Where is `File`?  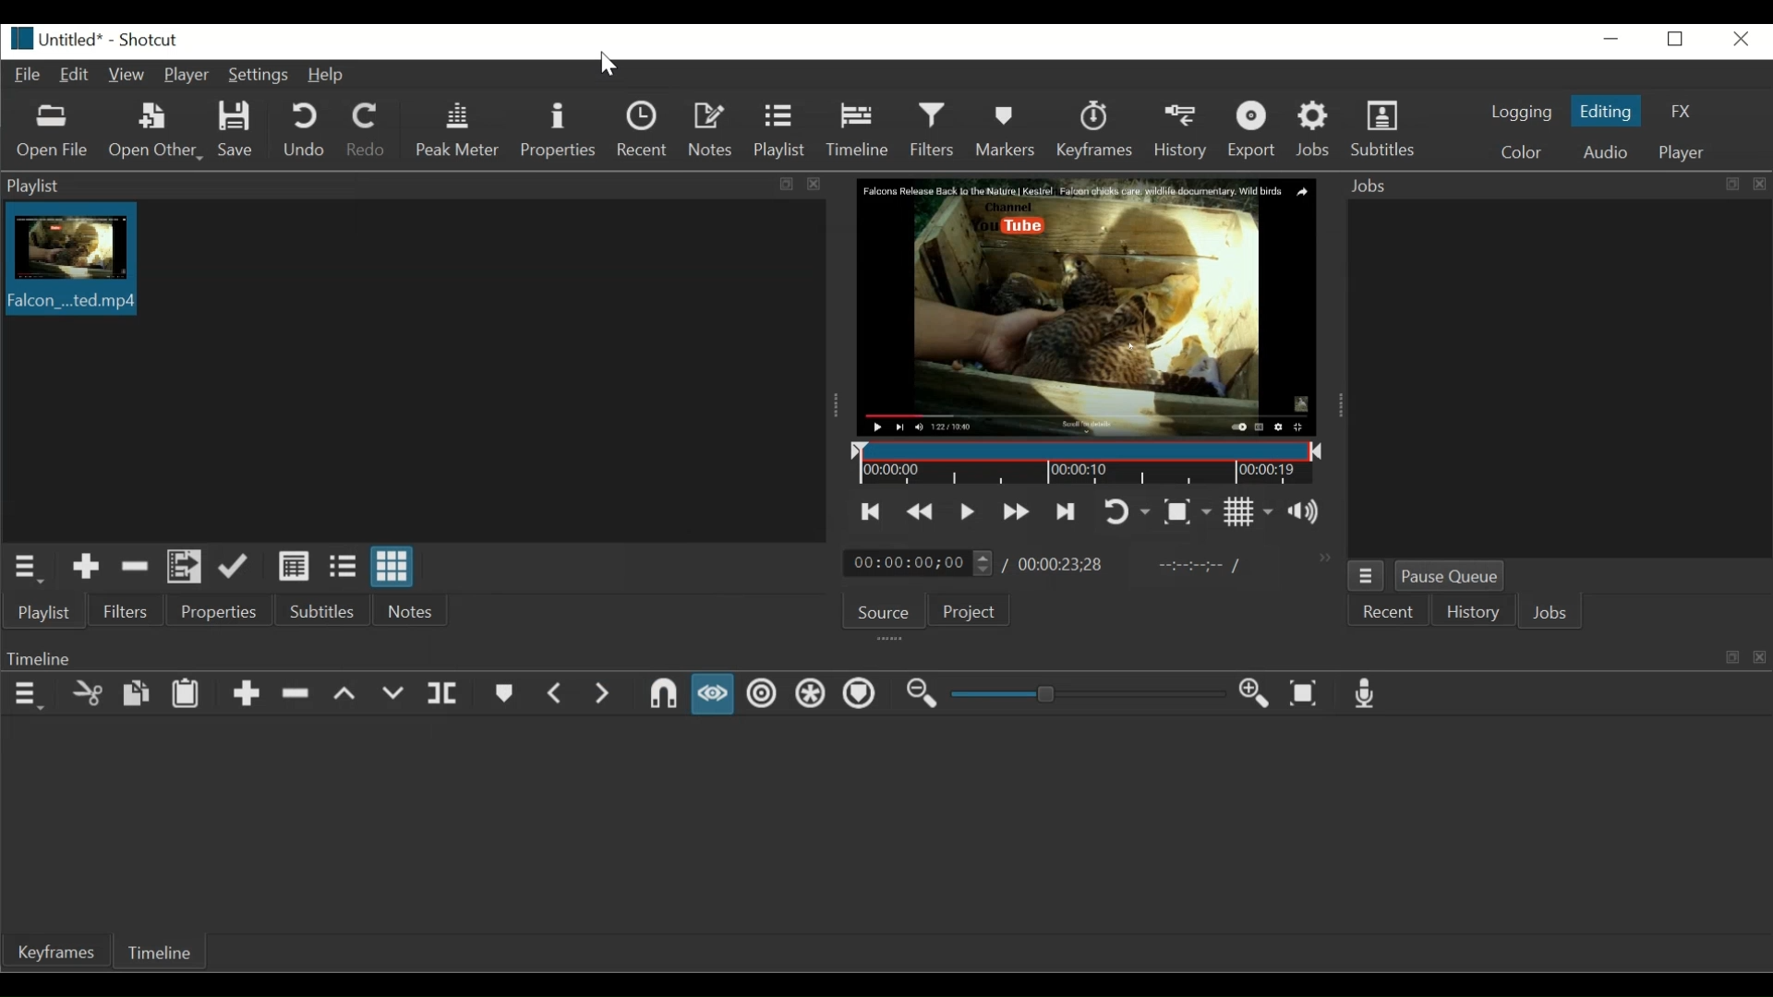 File is located at coordinates (30, 75).